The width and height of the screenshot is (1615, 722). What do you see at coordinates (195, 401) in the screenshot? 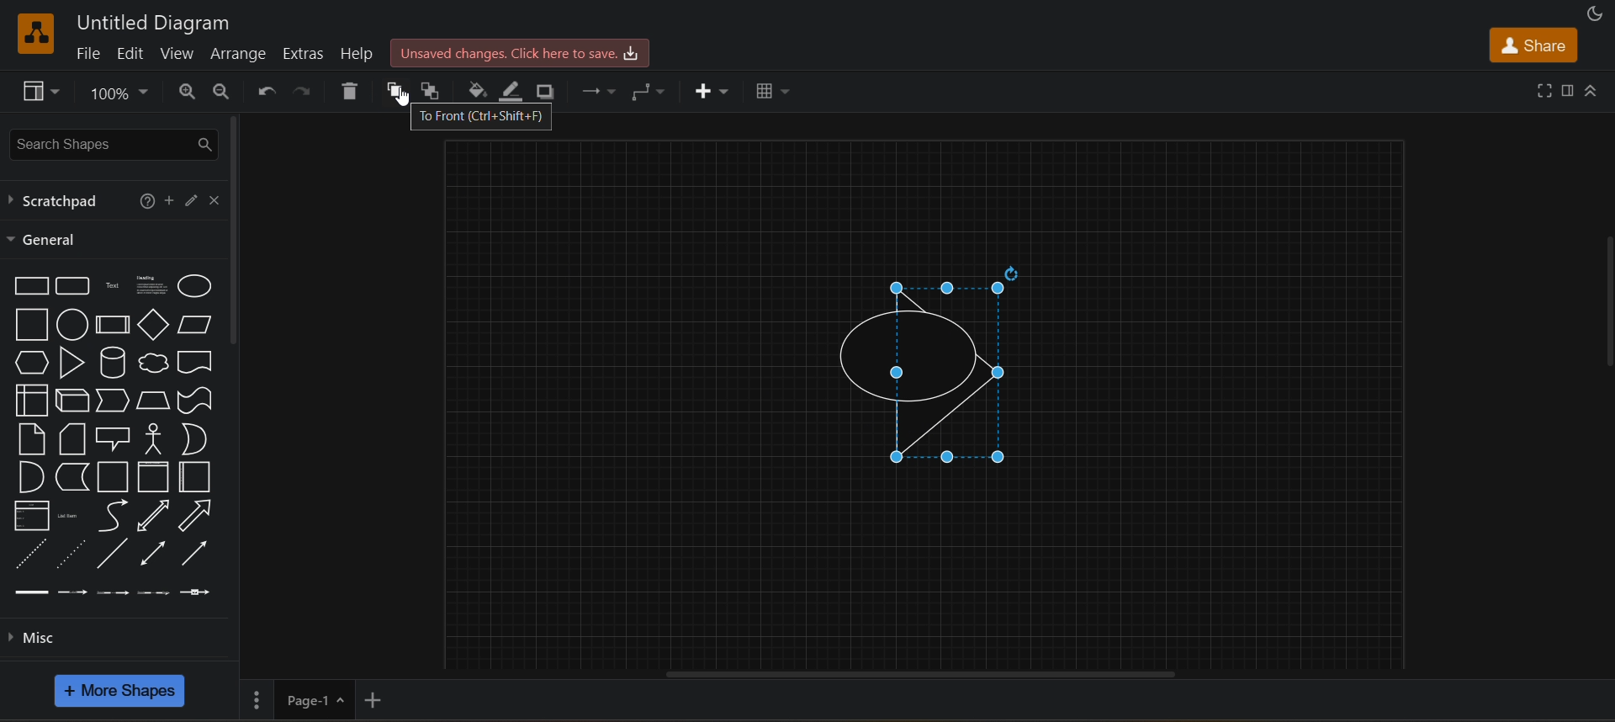
I see `tape` at bounding box center [195, 401].